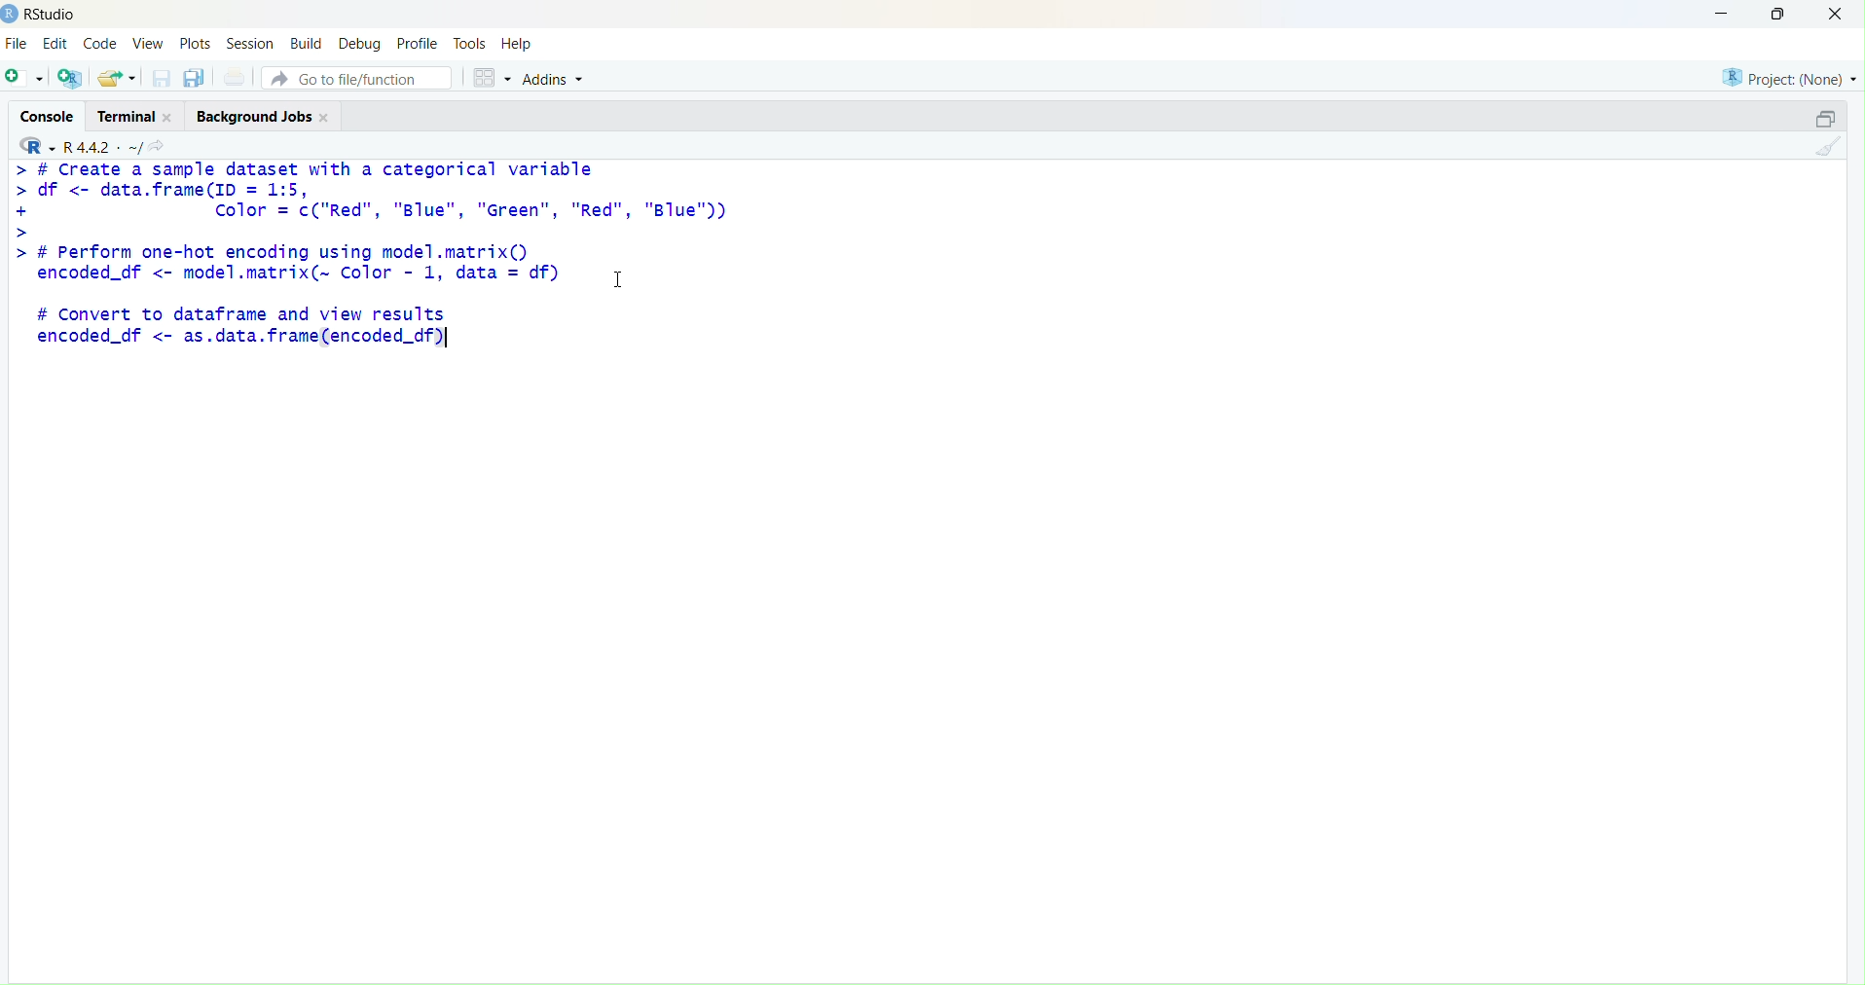 The width and height of the screenshot is (1865, 985). Describe the element at coordinates (102, 147) in the screenshot. I see `R 4.4.2 ~/` at that location.